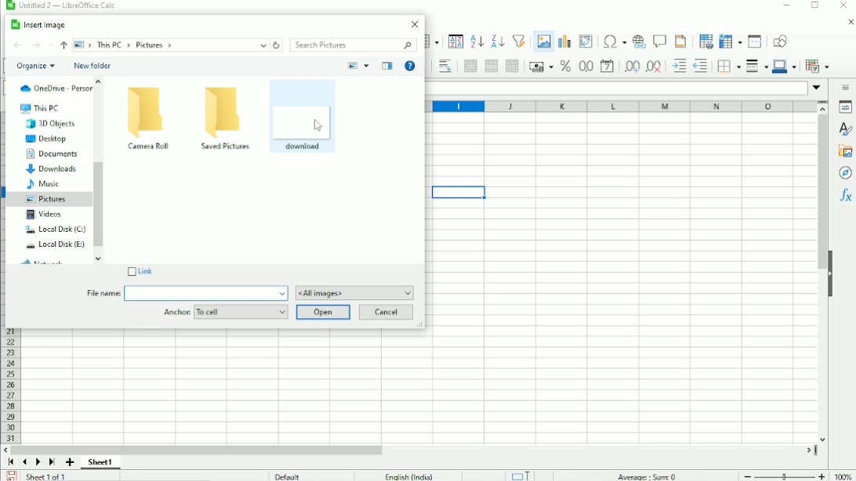 The width and height of the screenshot is (856, 481). Describe the element at coordinates (728, 67) in the screenshot. I see `Borders` at that location.